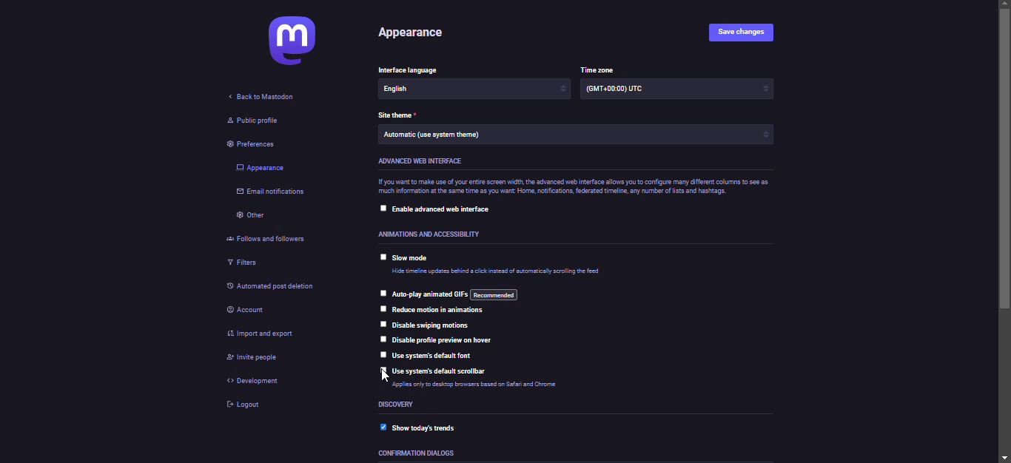 This screenshot has height=463, width=1011. What do you see at coordinates (430, 325) in the screenshot?
I see `disable swiping motions` at bounding box center [430, 325].